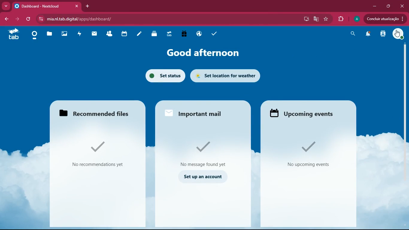 Image resolution: width=409 pixels, height=230 pixels. What do you see at coordinates (388, 6) in the screenshot?
I see `maximize` at bounding box center [388, 6].